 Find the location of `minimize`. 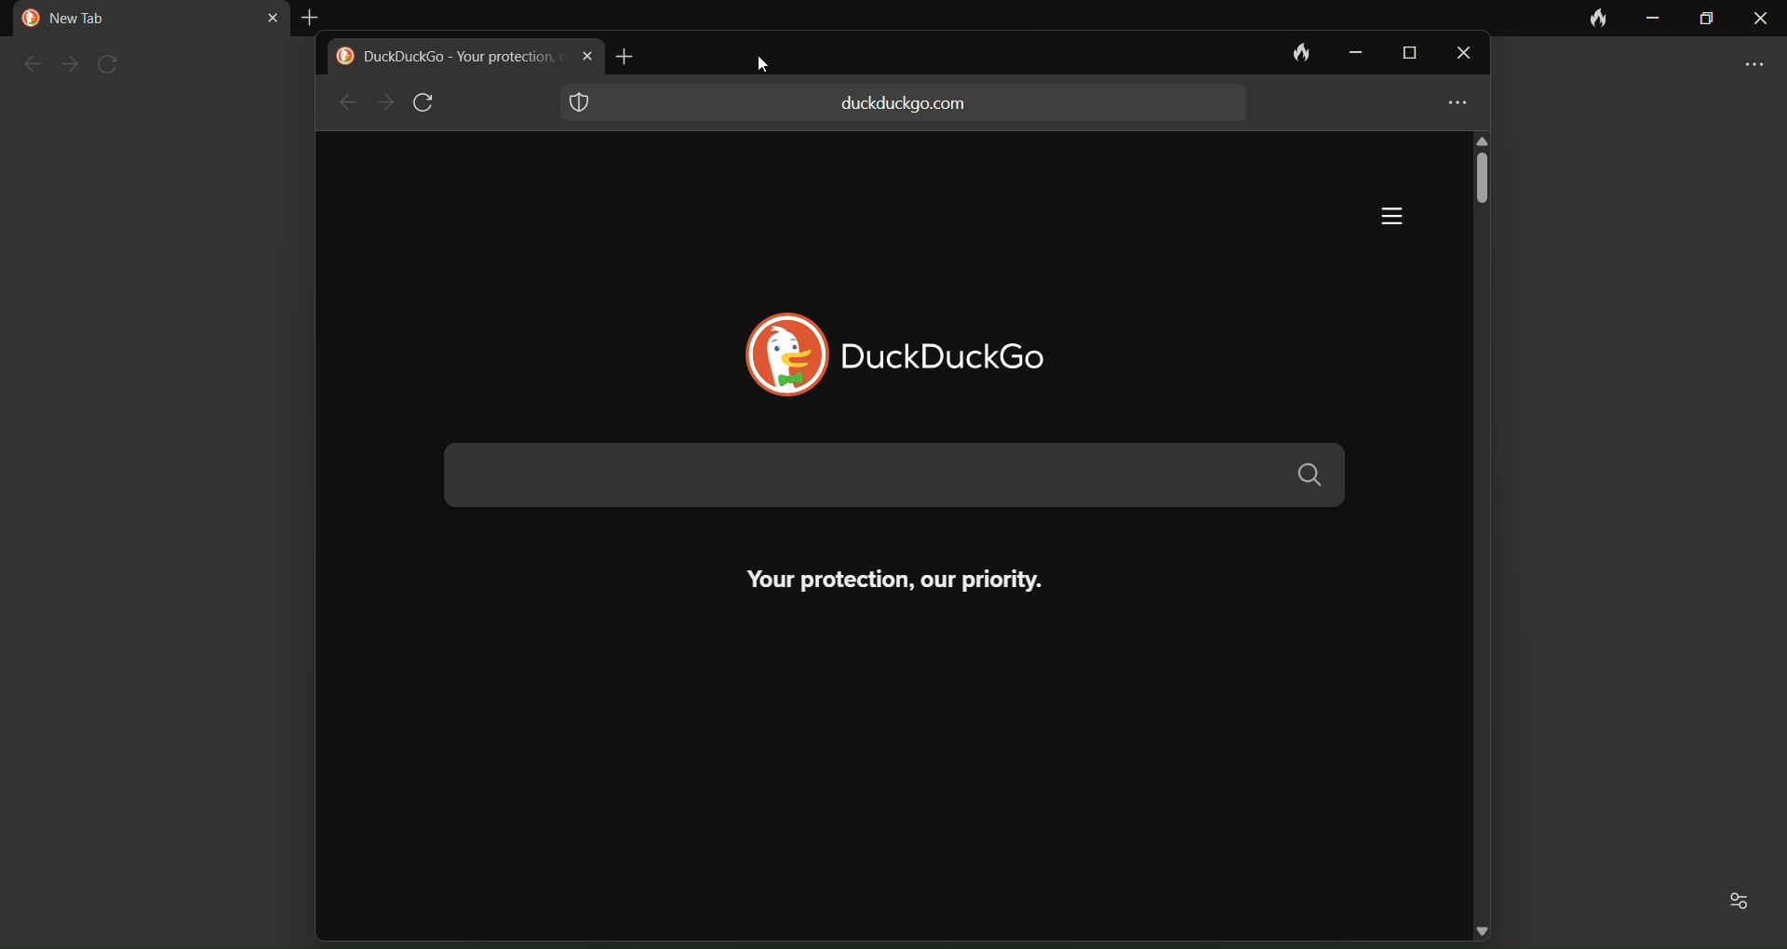

minimize is located at coordinates (1654, 20).